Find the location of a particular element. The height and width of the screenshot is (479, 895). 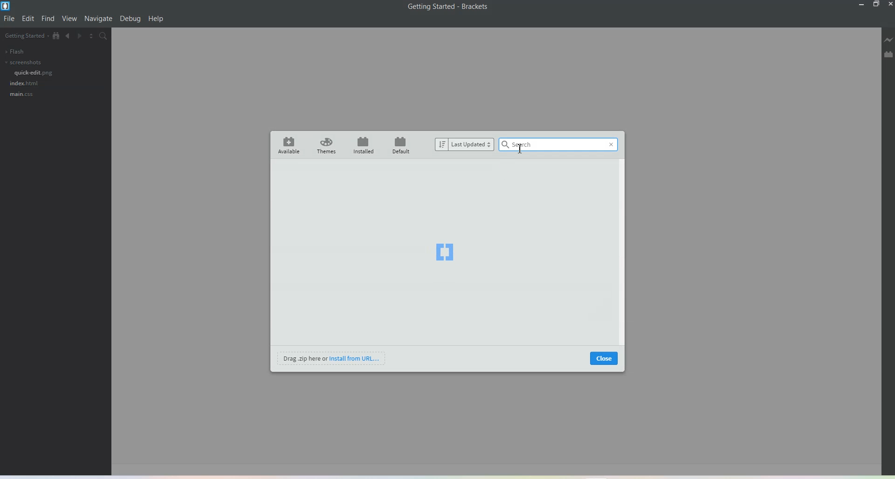

Show in the file tree is located at coordinates (56, 36).